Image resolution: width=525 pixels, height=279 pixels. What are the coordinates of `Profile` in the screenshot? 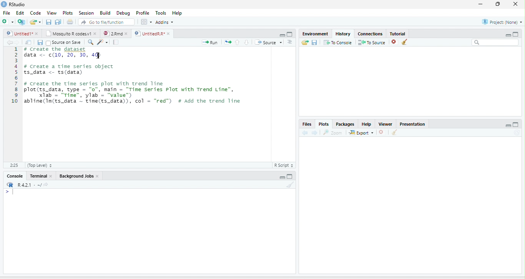 It's located at (142, 13).